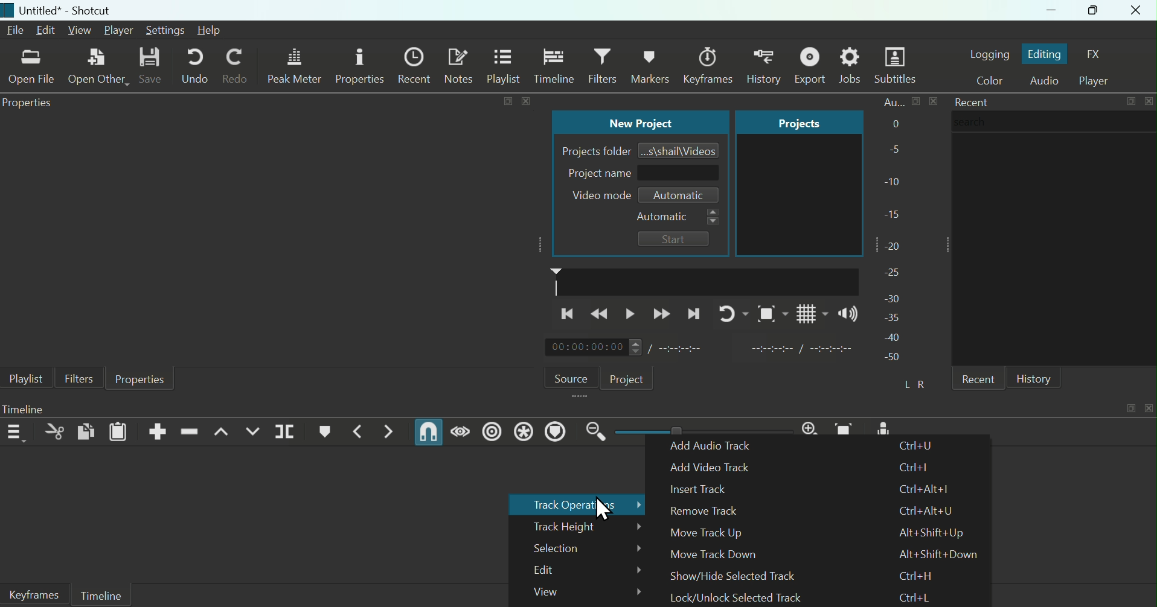 The height and width of the screenshot is (607, 1157). Describe the element at coordinates (326, 431) in the screenshot. I see `Create/Edit Marker` at that location.